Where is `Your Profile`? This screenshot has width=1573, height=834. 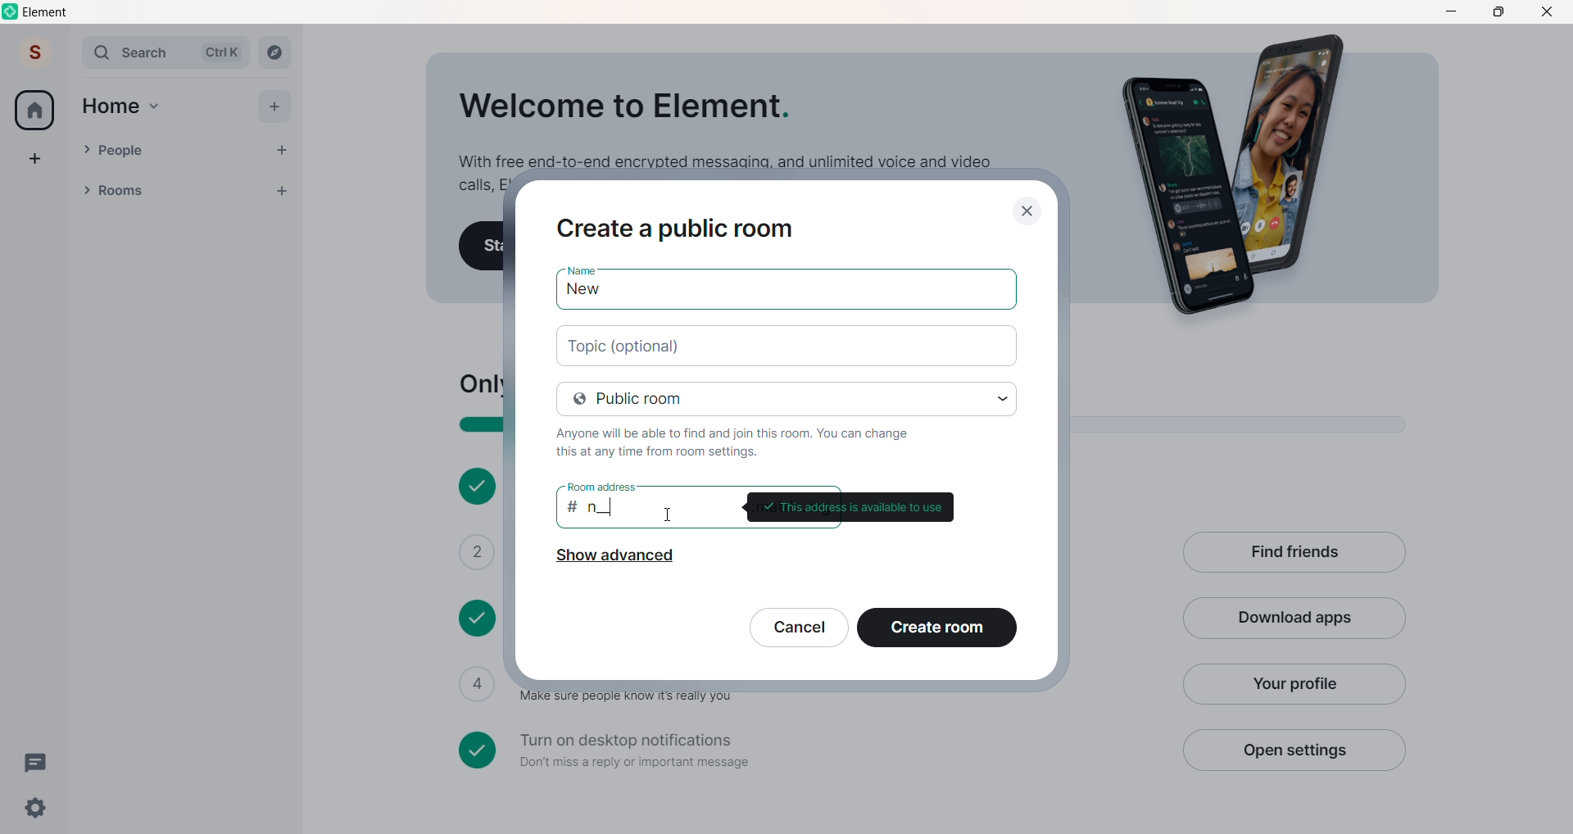
Your Profile is located at coordinates (1292, 684).